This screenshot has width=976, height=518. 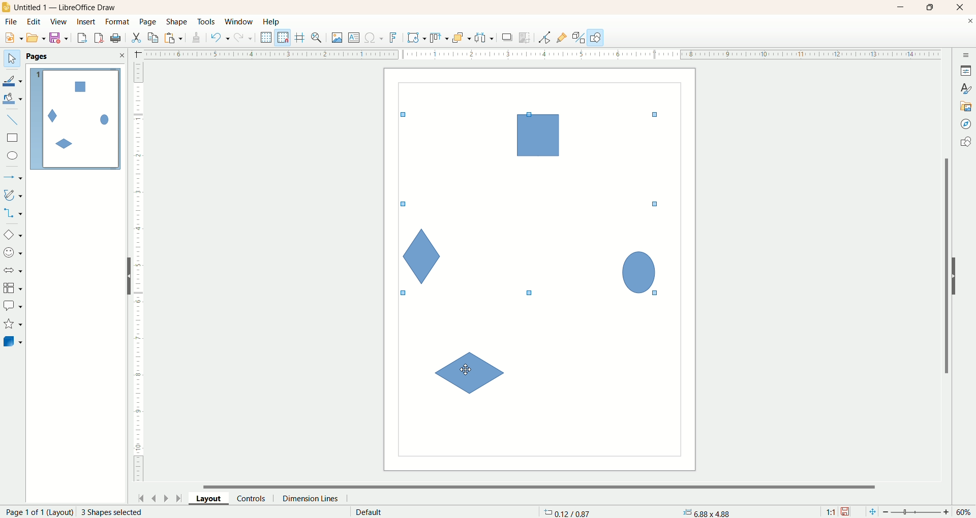 What do you see at coordinates (545, 485) in the screenshot?
I see `horizontal scroll bar` at bounding box center [545, 485].